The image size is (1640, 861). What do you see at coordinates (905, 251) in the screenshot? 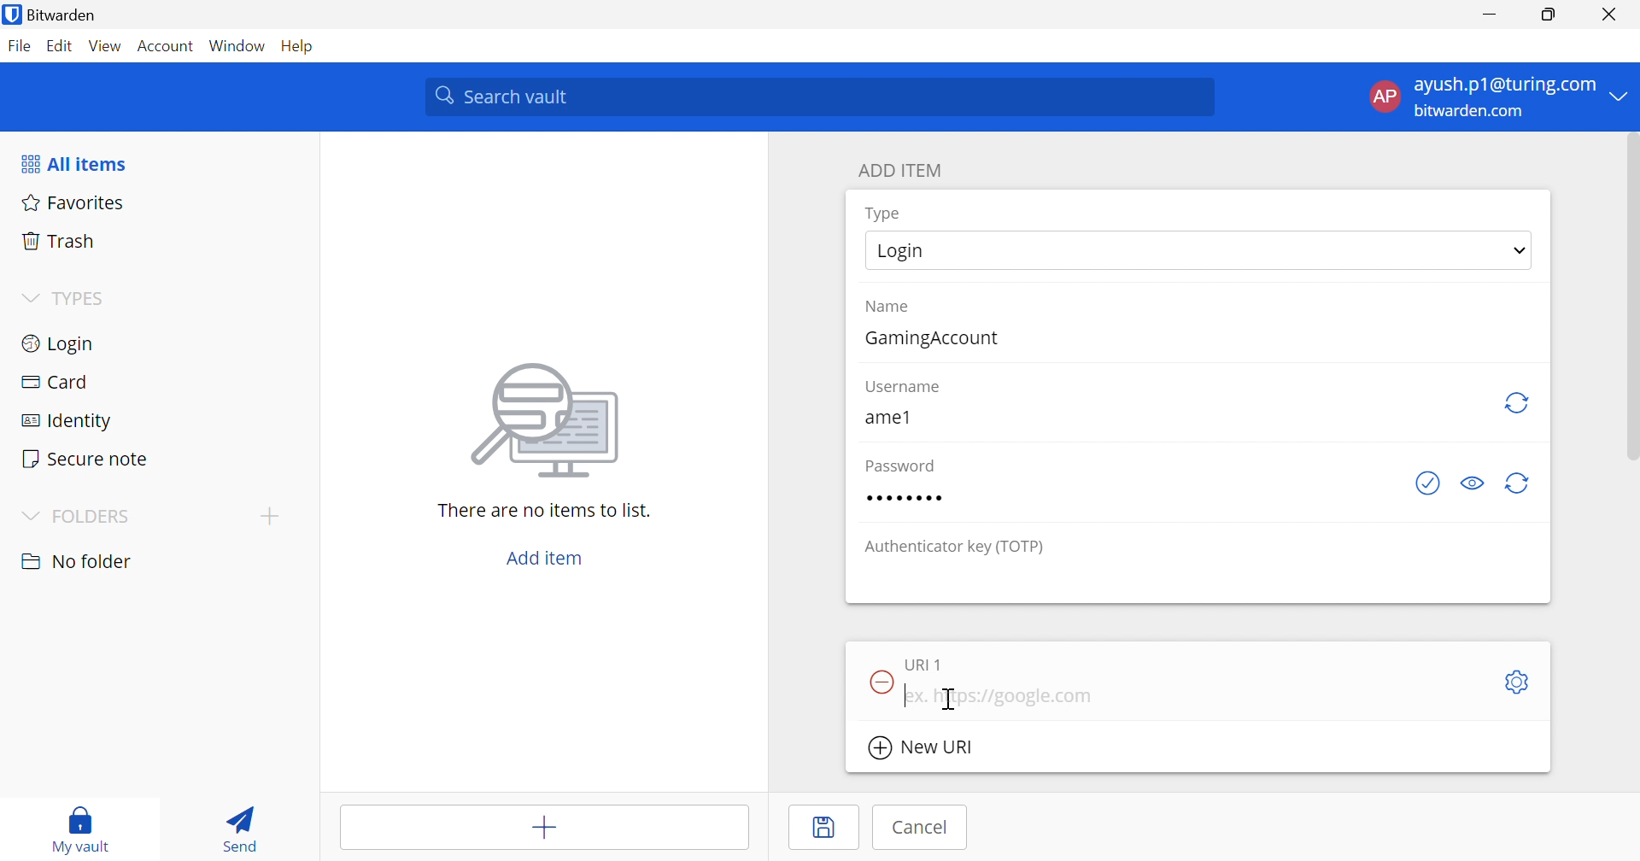
I see `Login` at bounding box center [905, 251].